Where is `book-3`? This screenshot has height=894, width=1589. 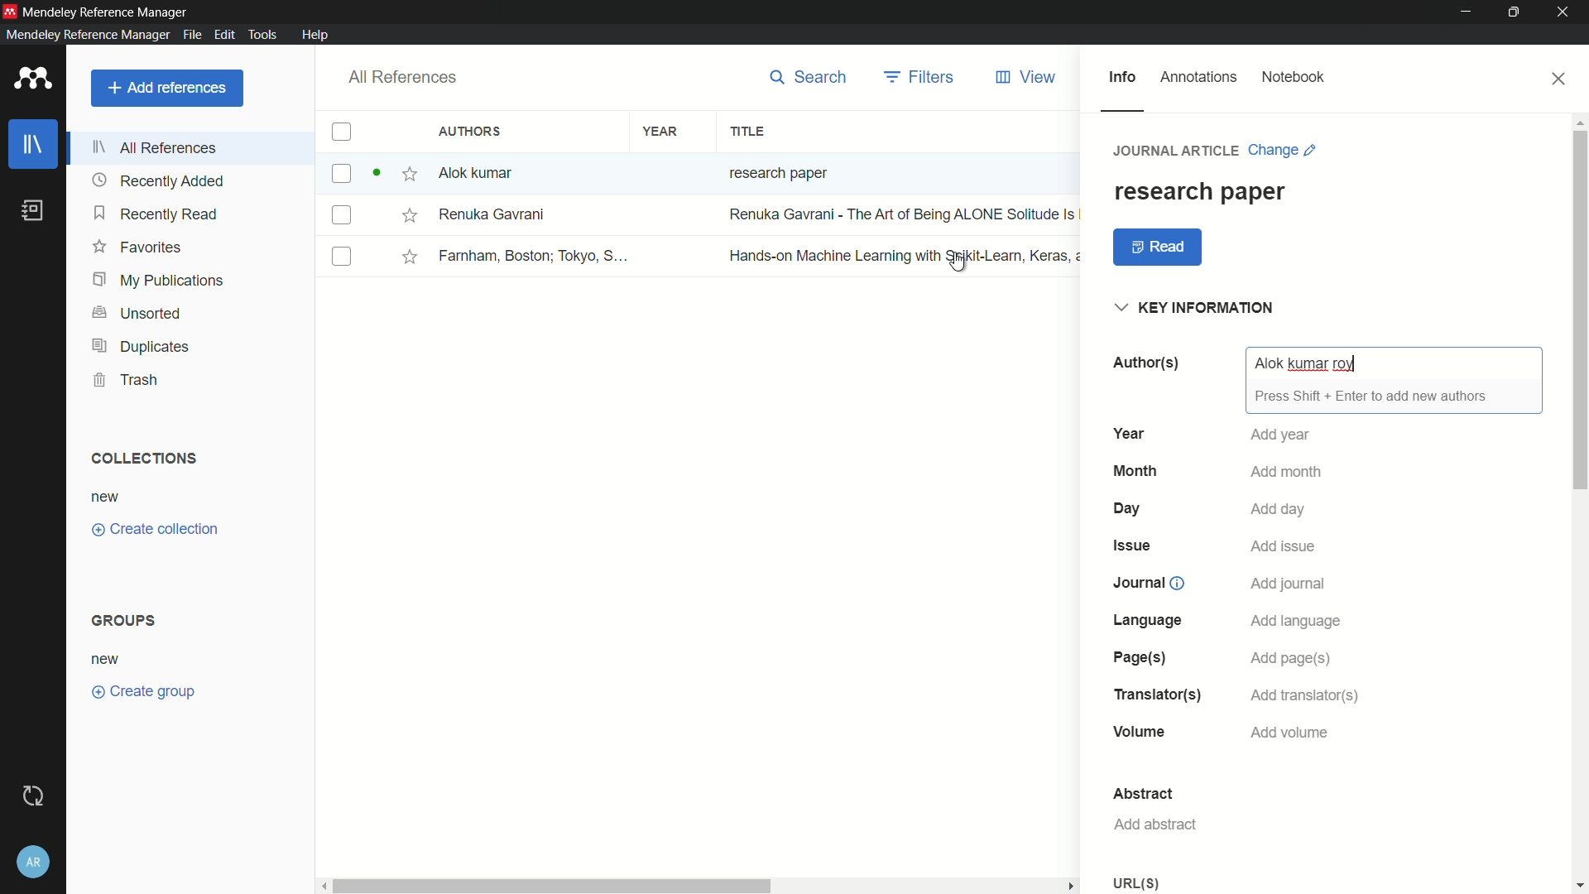
book-3 is located at coordinates (702, 256).